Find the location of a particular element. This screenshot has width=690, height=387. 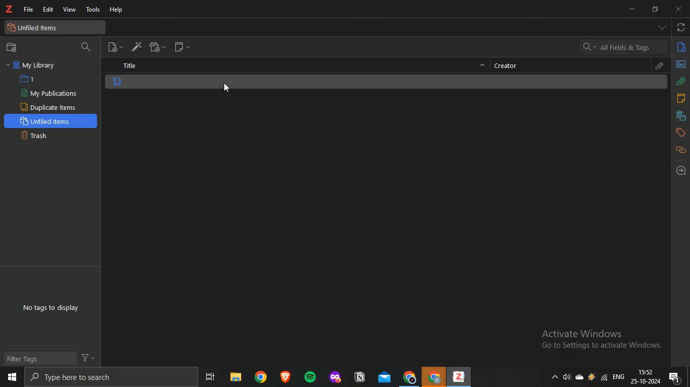

zotero is located at coordinates (457, 377).